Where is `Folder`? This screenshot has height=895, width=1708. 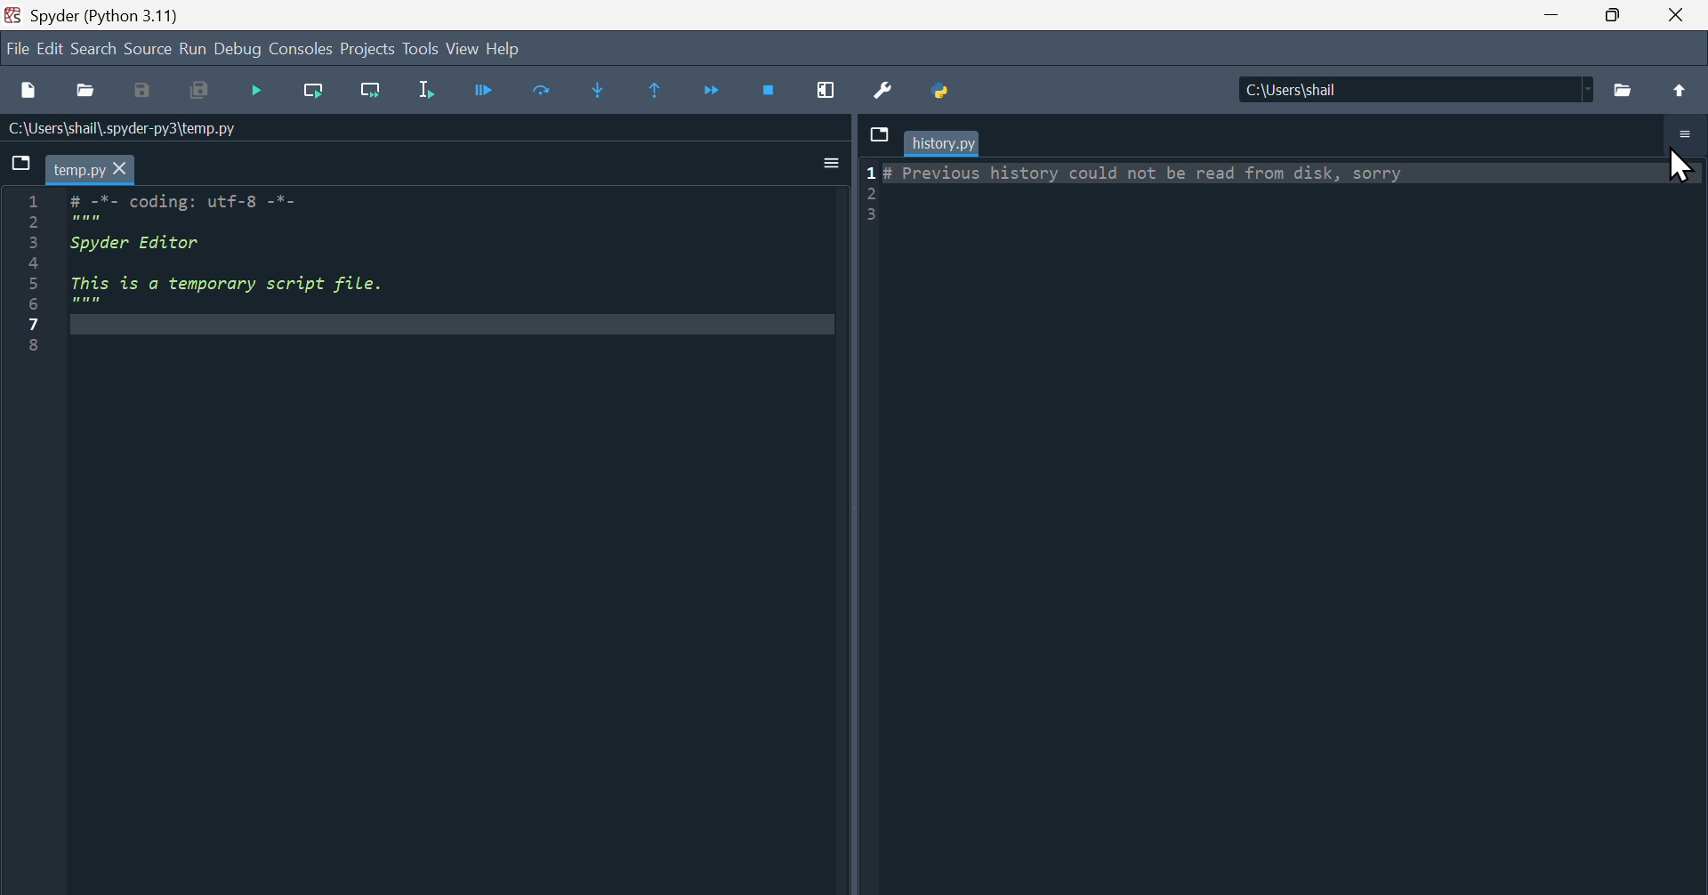
Folder is located at coordinates (1626, 89).